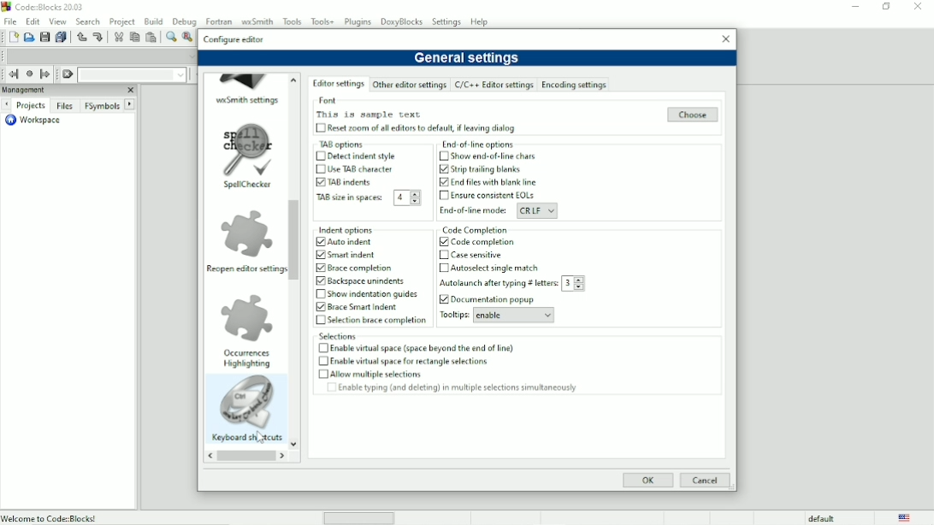 Image resolution: width=934 pixels, height=525 pixels. Describe the element at coordinates (322, 21) in the screenshot. I see `Tools+` at that location.